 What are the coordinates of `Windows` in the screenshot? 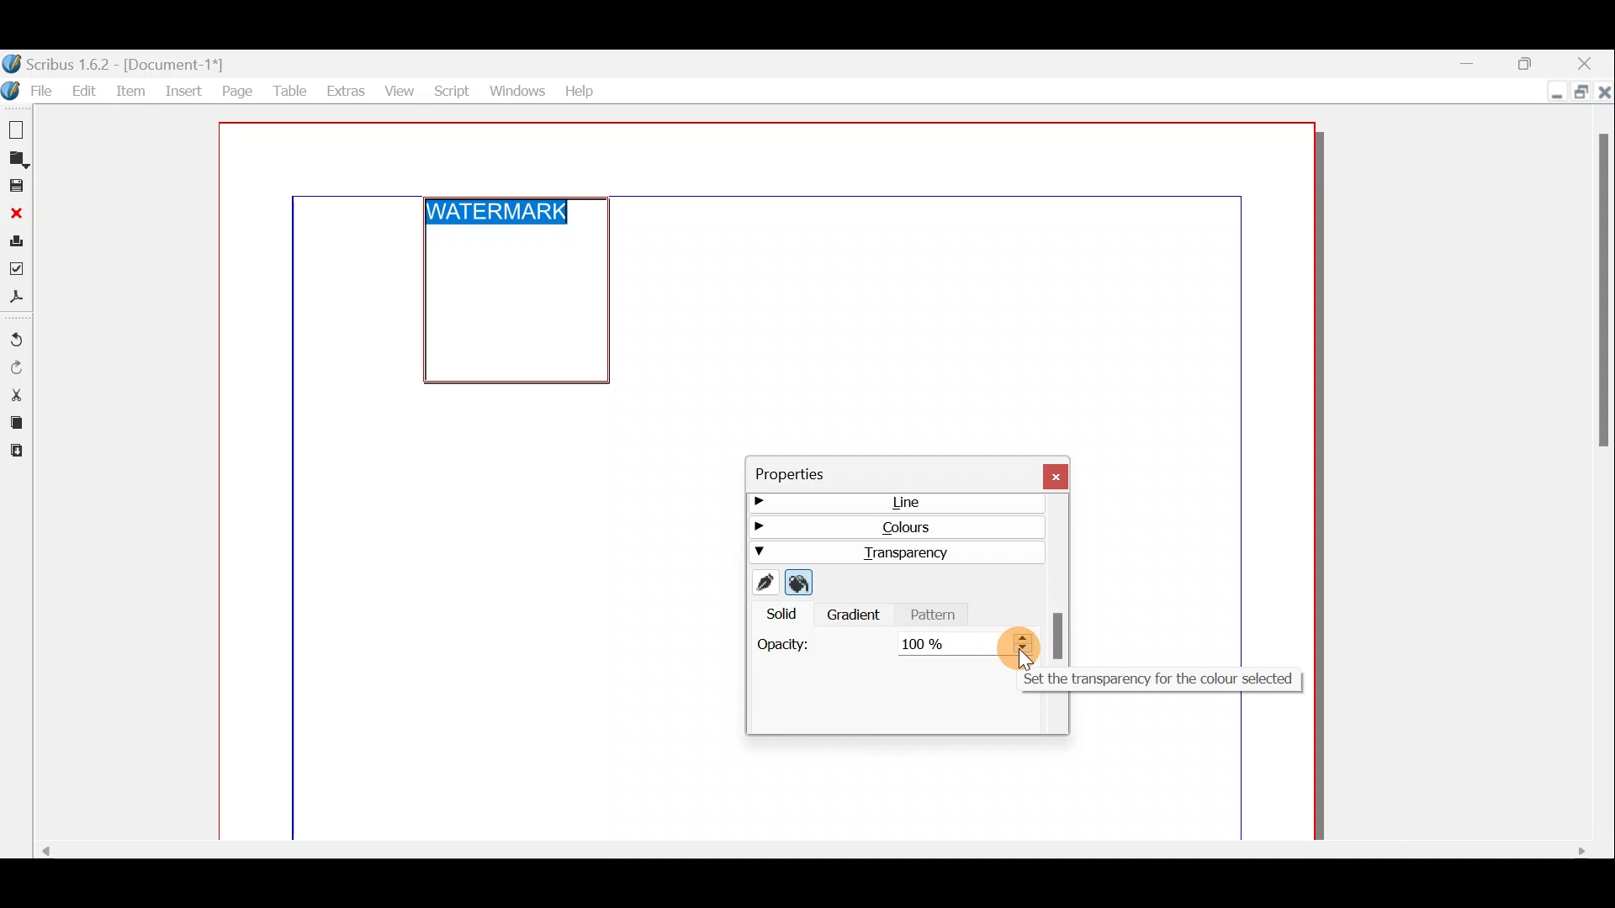 It's located at (517, 89).